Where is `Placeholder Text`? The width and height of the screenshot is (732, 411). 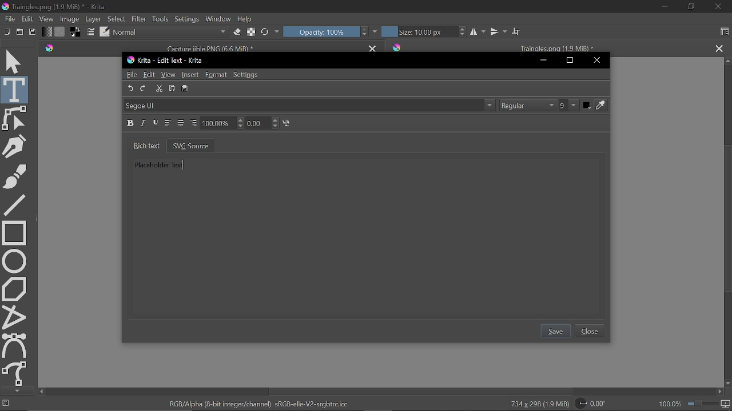
Placeholder Text is located at coordinates (190, 184).